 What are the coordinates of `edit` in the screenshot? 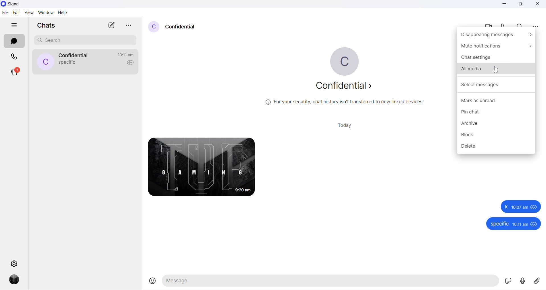 It's located at (16, 13).